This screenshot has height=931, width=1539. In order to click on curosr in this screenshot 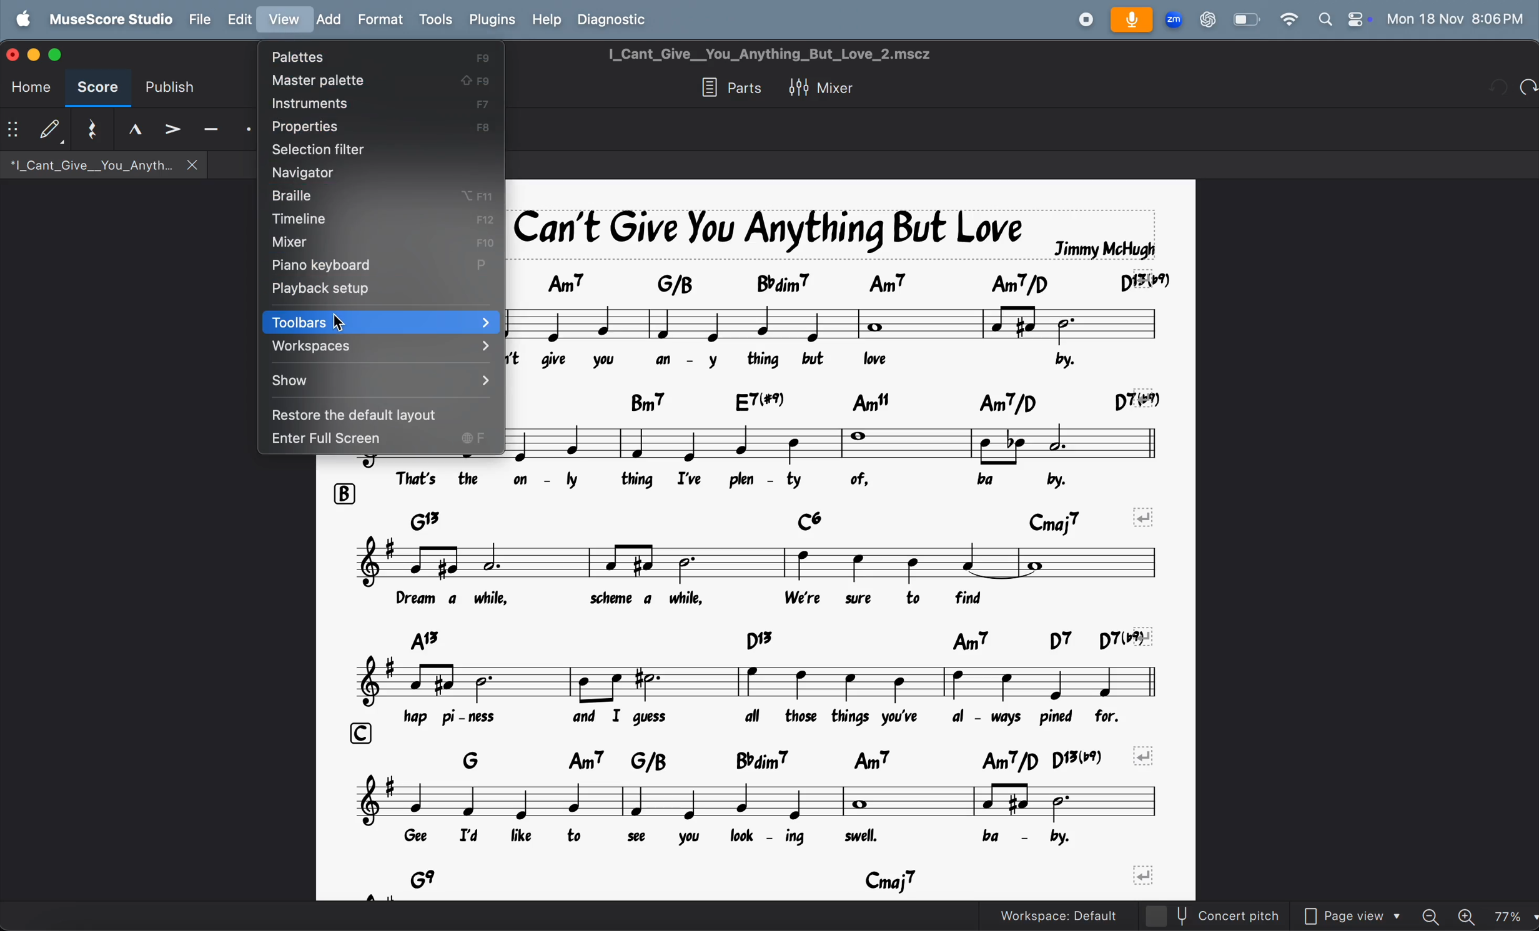, I will do `click(339, 323)`.